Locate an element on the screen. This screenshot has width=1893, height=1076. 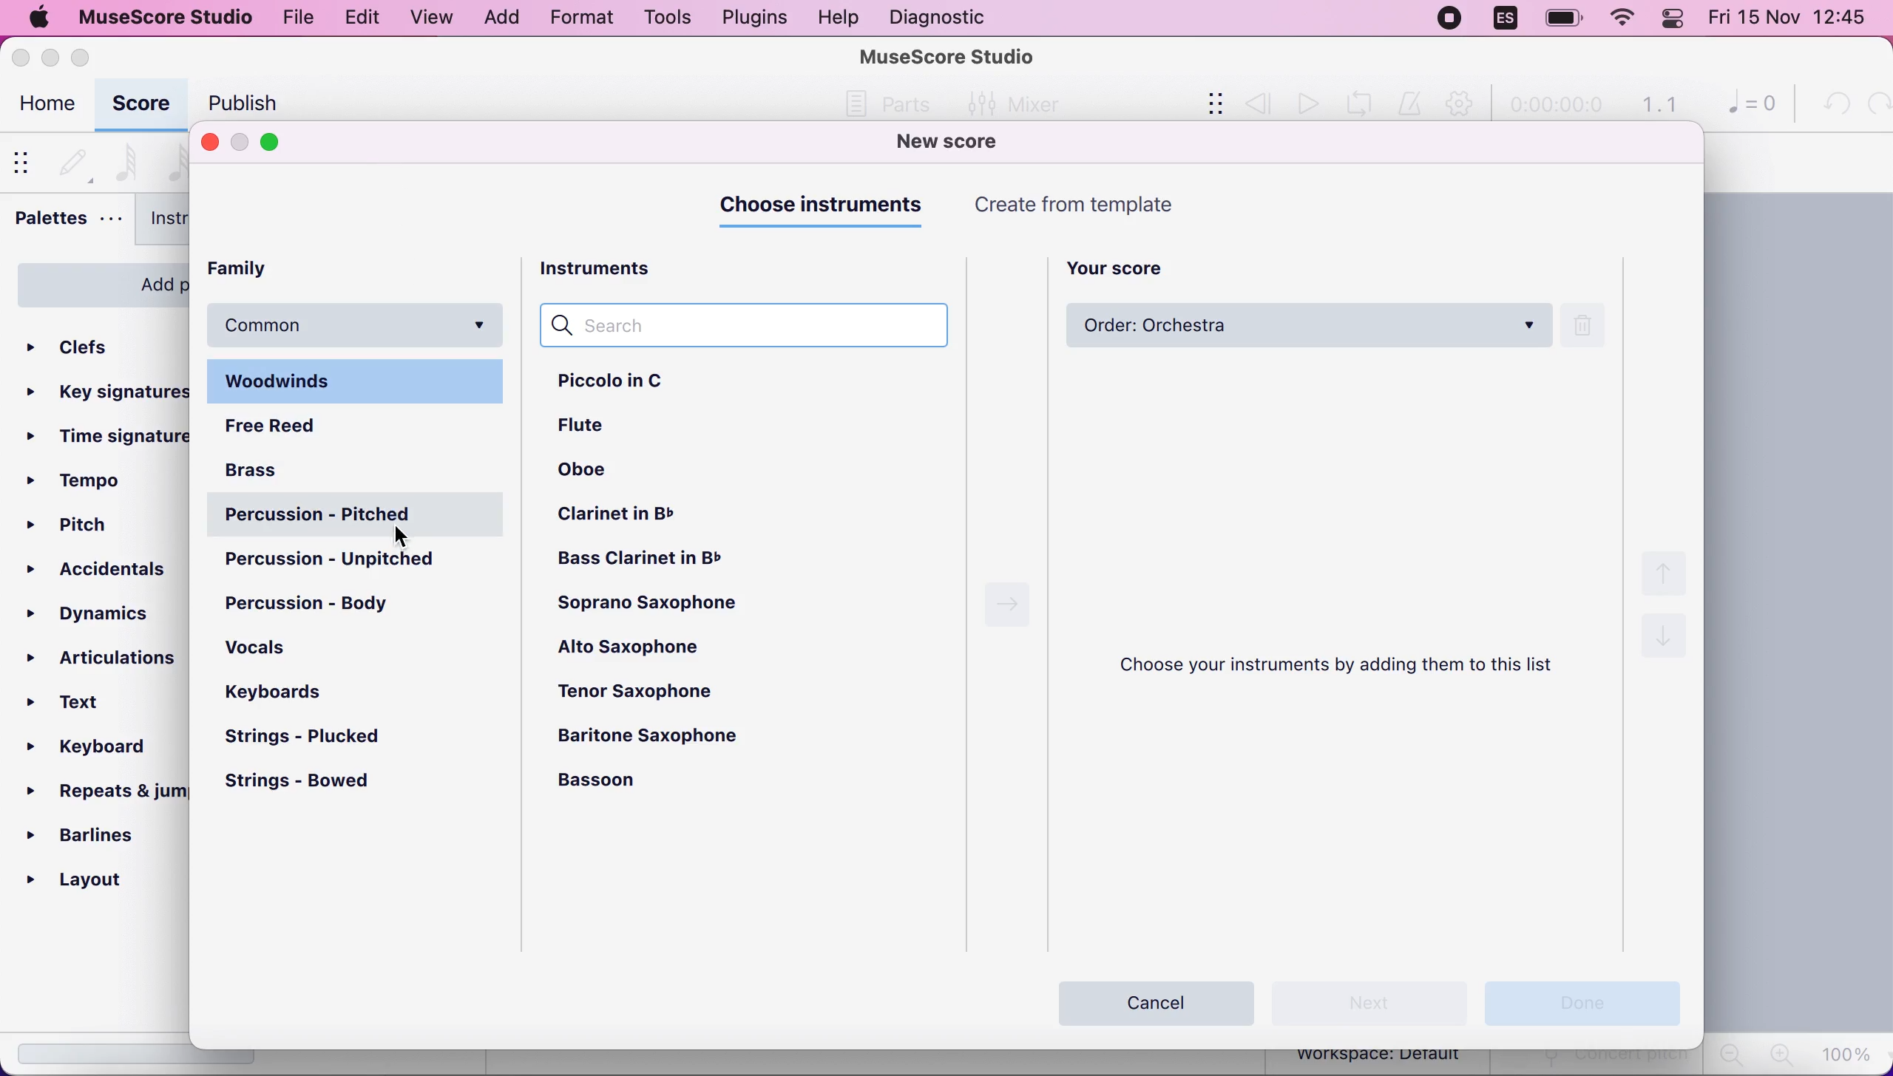
default is located at coordinates (73, 159).